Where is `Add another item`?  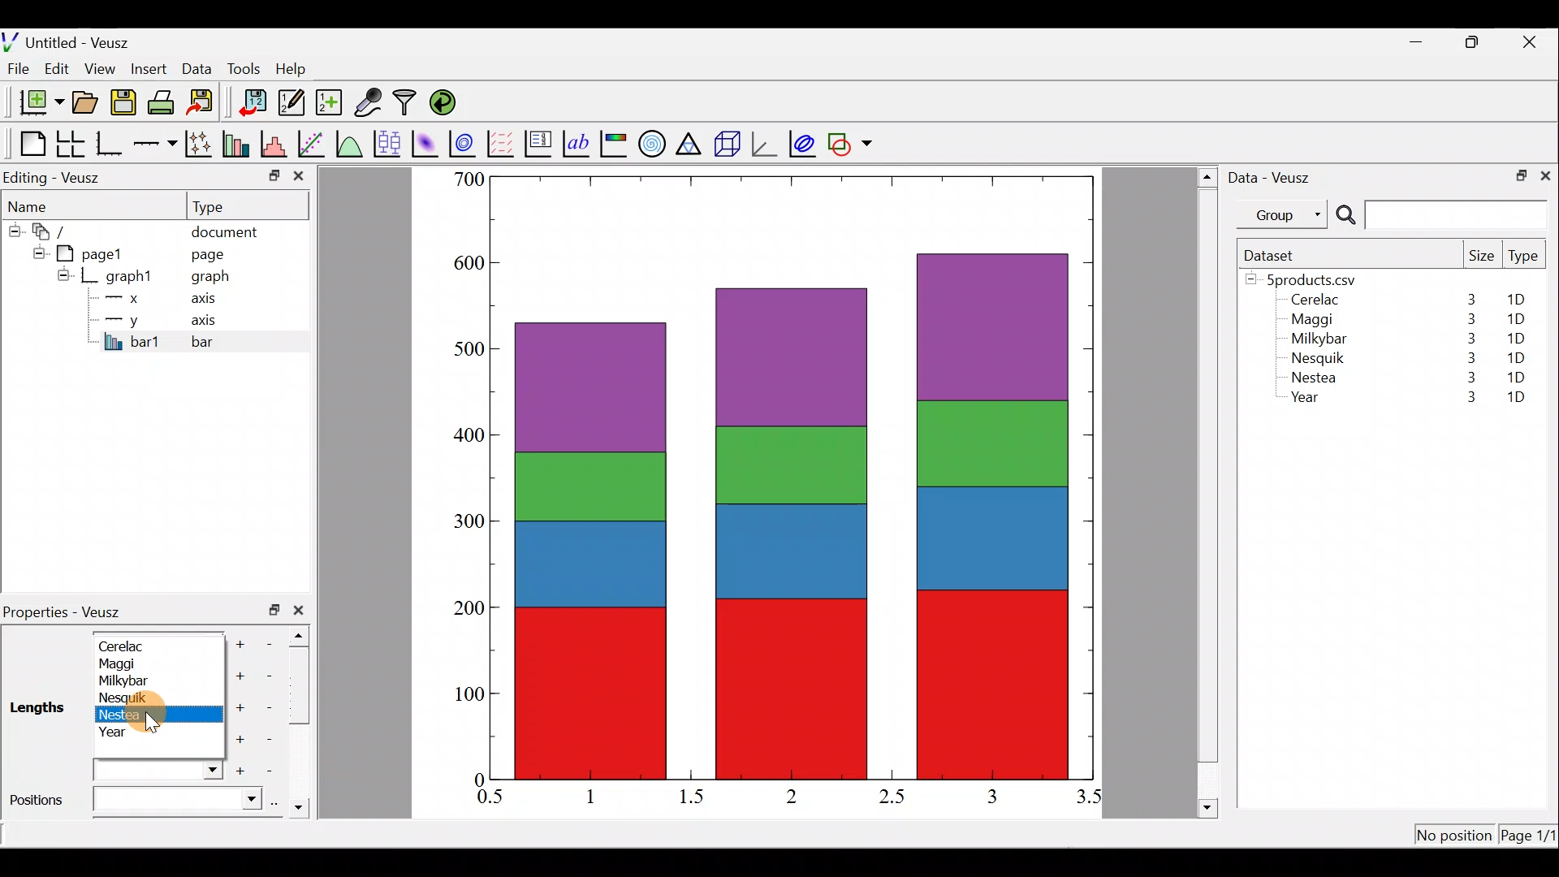
Add another item is located at coordinates (243, 642).